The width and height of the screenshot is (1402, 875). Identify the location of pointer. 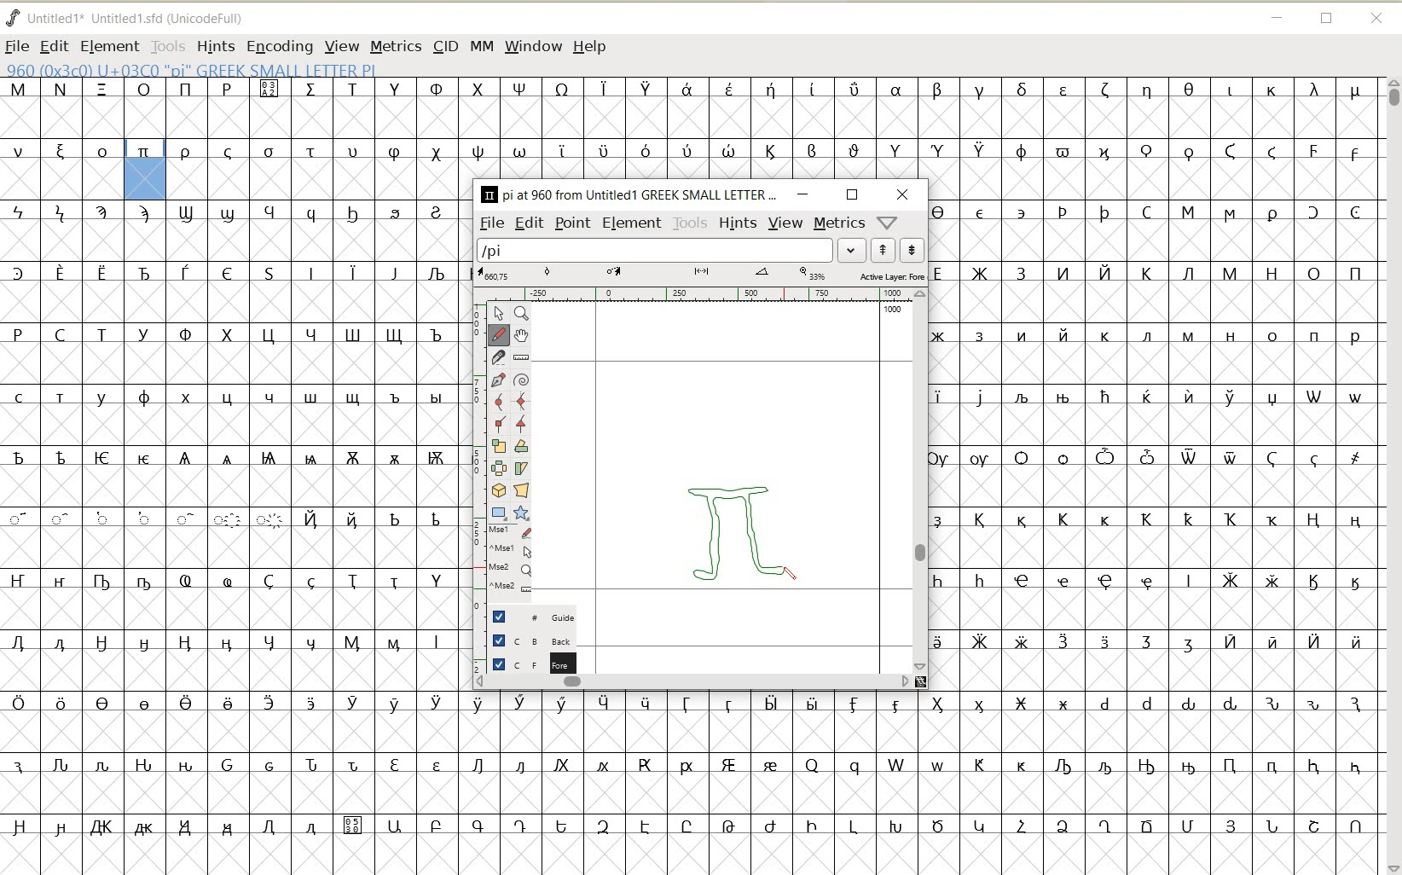
(498, 312).